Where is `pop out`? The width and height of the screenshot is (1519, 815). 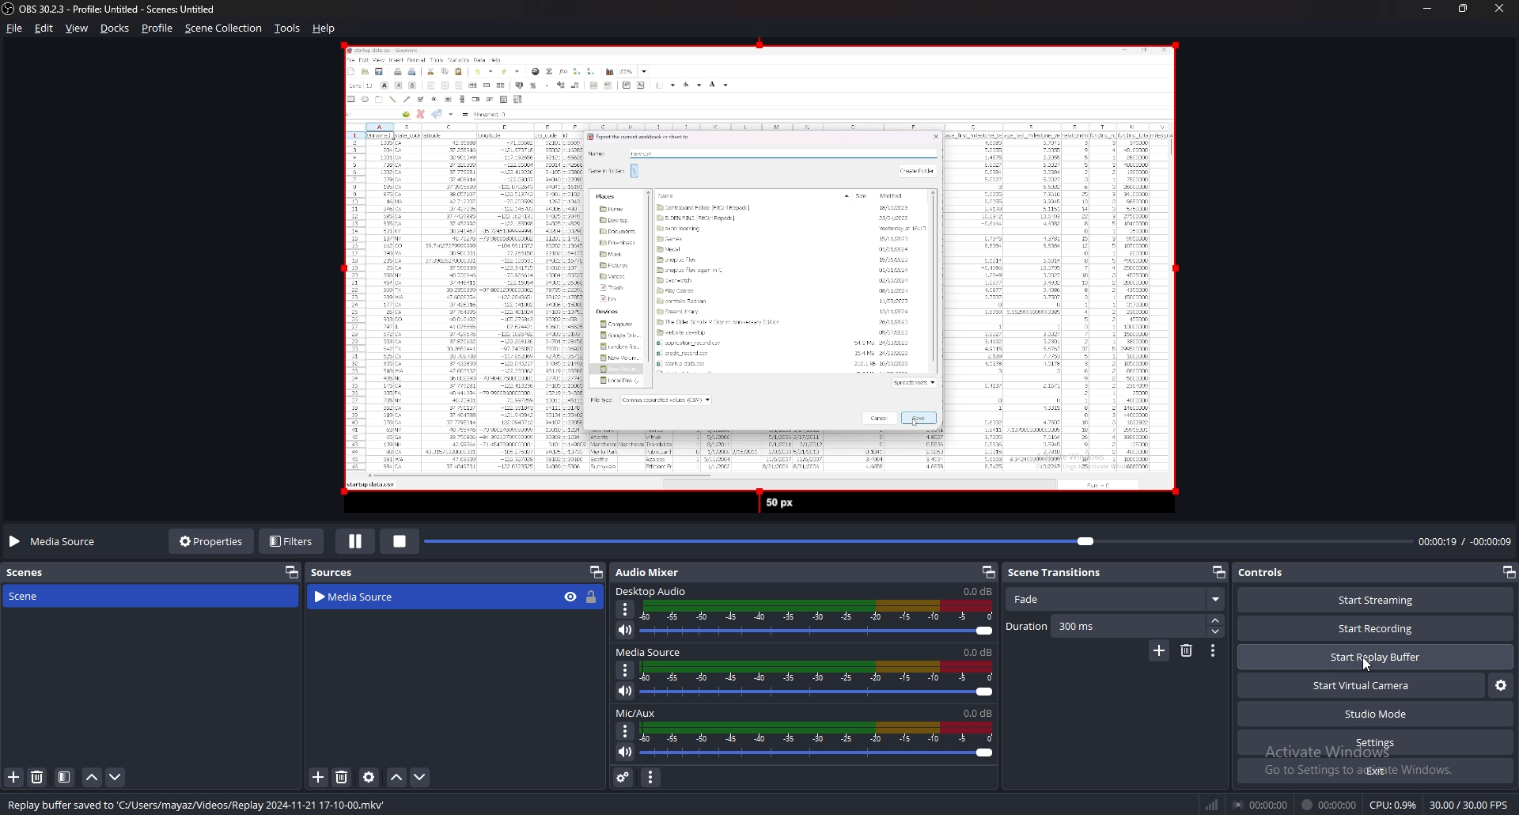 pop out is located at coordinates (987, 571).